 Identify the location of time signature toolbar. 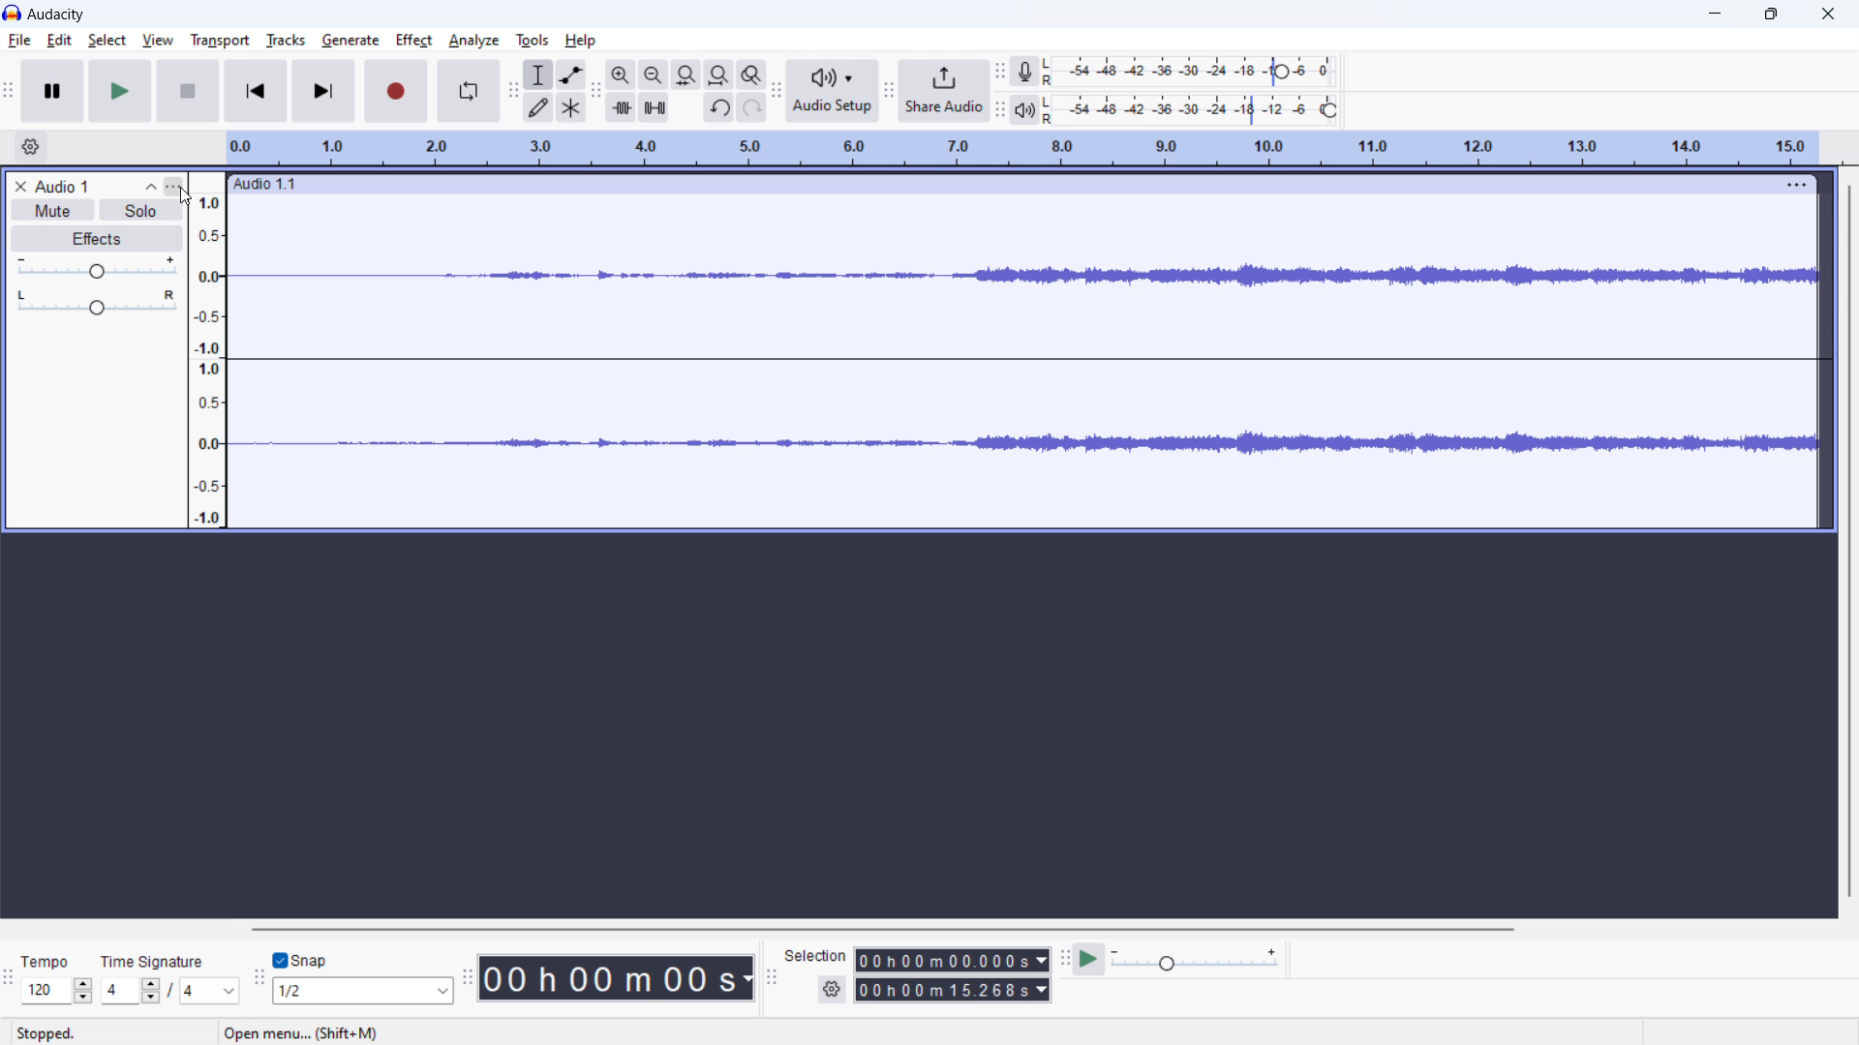
(8, 979).